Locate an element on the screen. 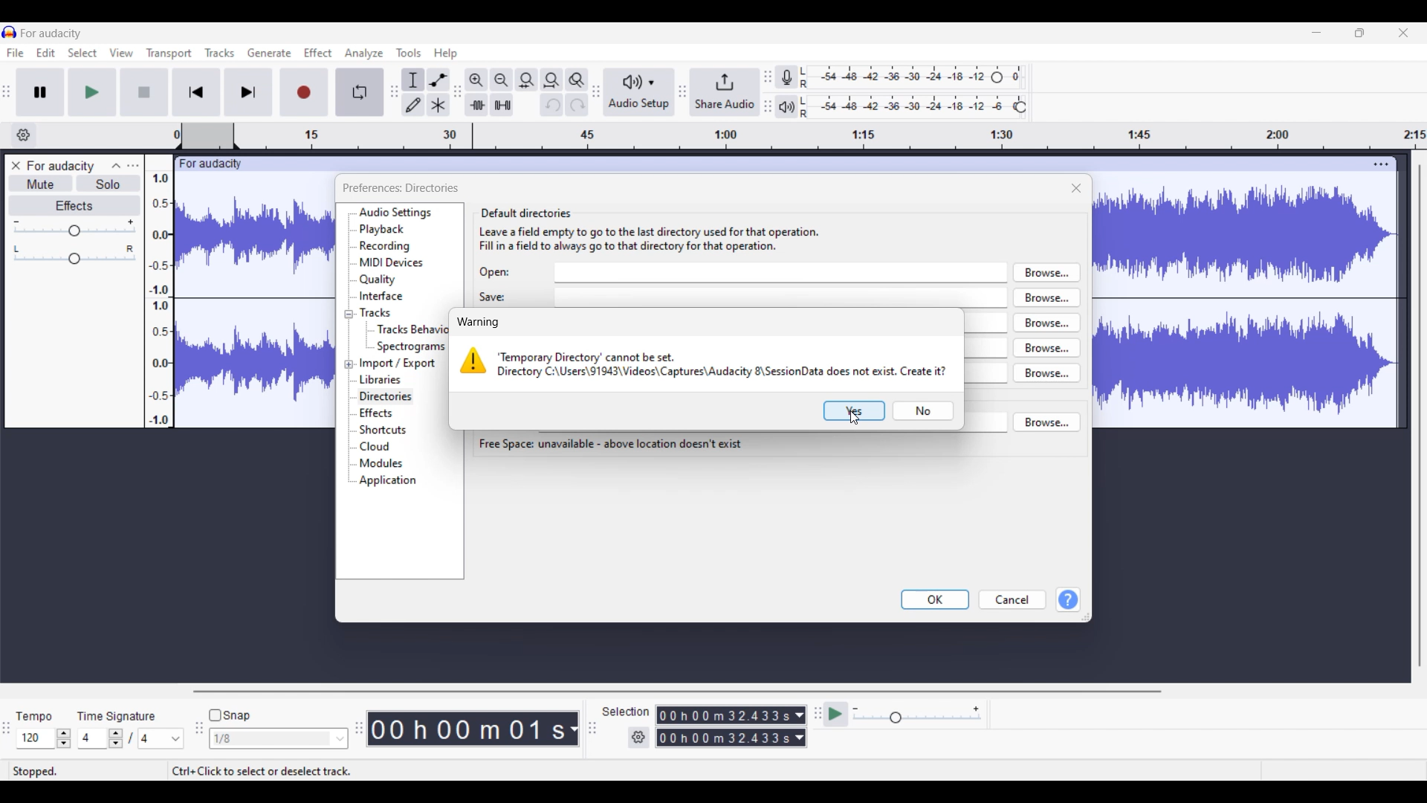 Image resolution: width=1427 pixels, height=803 pixels. browse is located at coordinates (1047, 272).